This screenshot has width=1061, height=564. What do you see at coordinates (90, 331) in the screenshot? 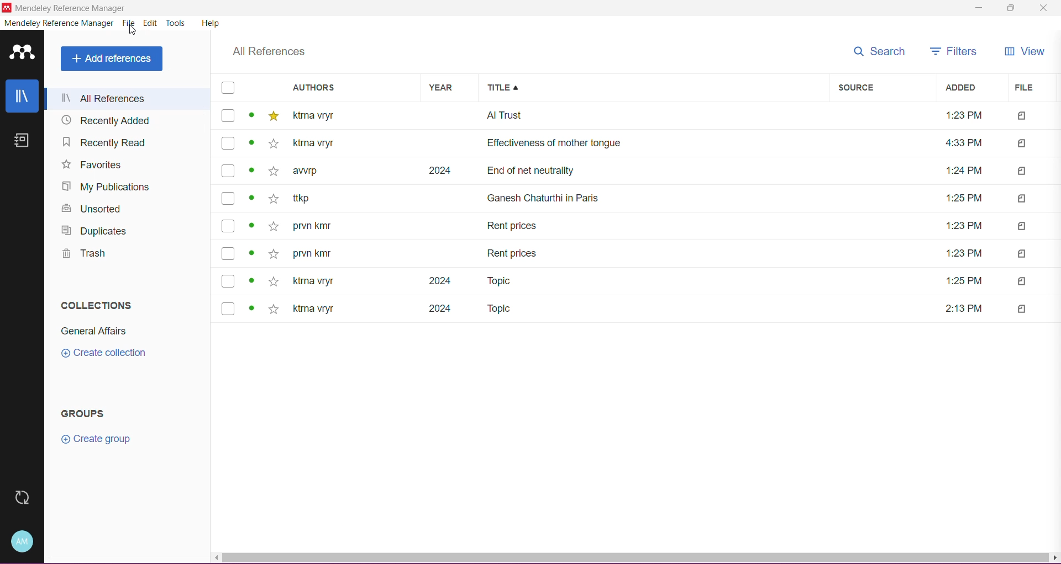
I see `Collection Name` at bounding box center [90, 331].